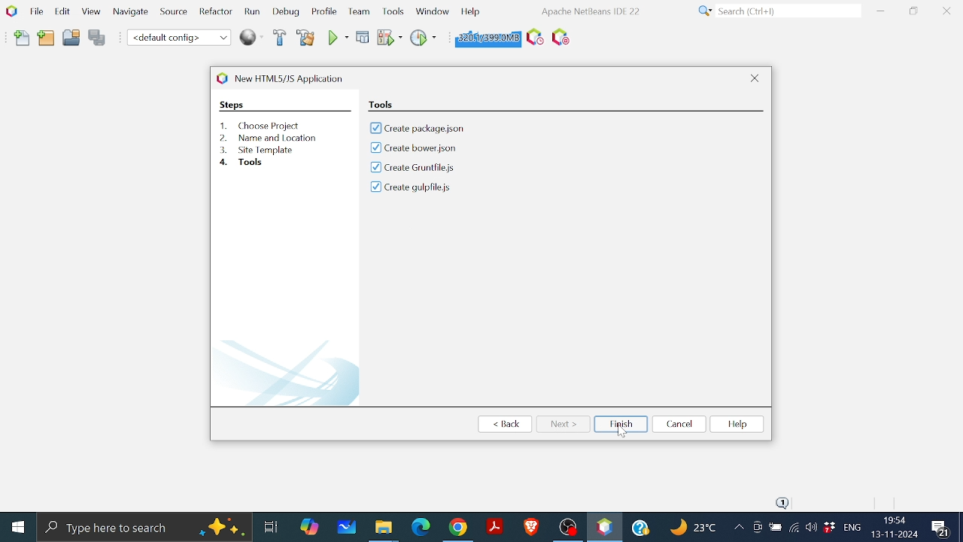 The height and width of the screenshot is (542, 963). What do you see at coordinates (589, 11) in the screenshot?
I see `software information` at bounding box center [589, 11].